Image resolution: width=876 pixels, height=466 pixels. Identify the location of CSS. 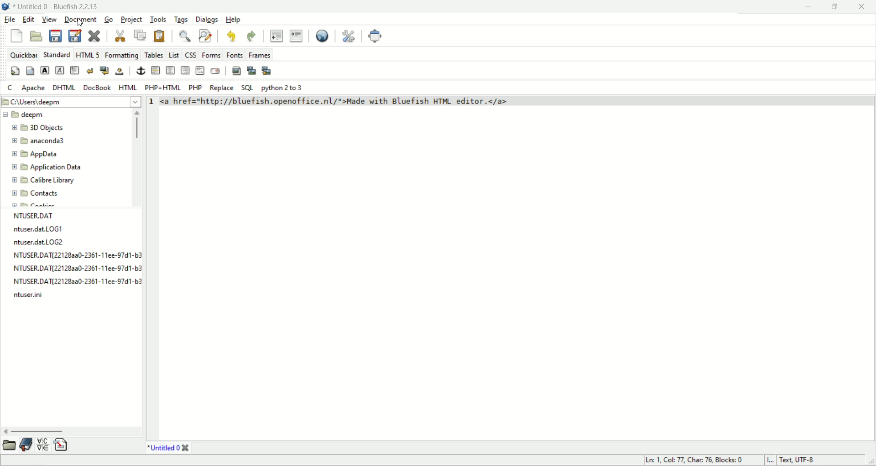
(192, 54).